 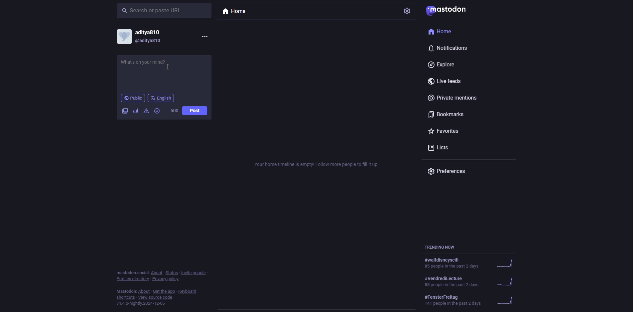 I want to click on word, so click(x=174, y=111).